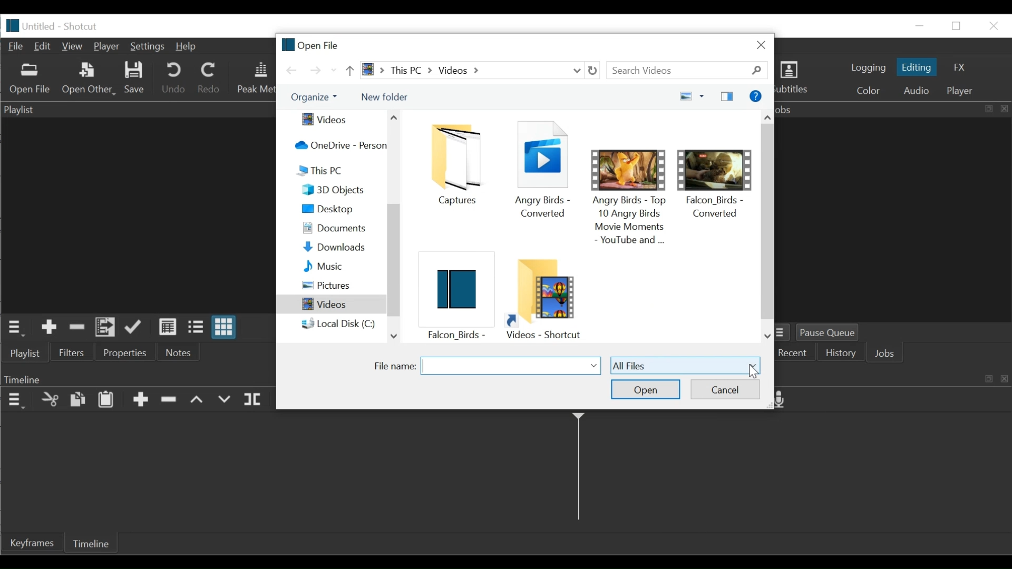 This screenshot has width=1012, height=569. I want to click on Scroll up, so click(394, 117).